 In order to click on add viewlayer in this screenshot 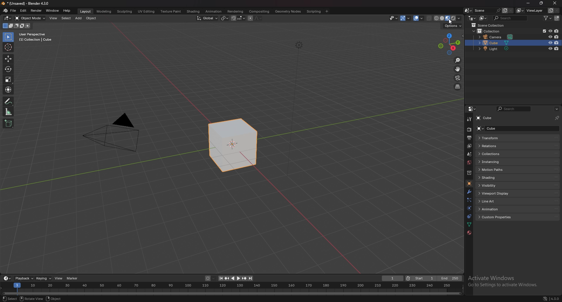, I will do `click(551, 10)`.